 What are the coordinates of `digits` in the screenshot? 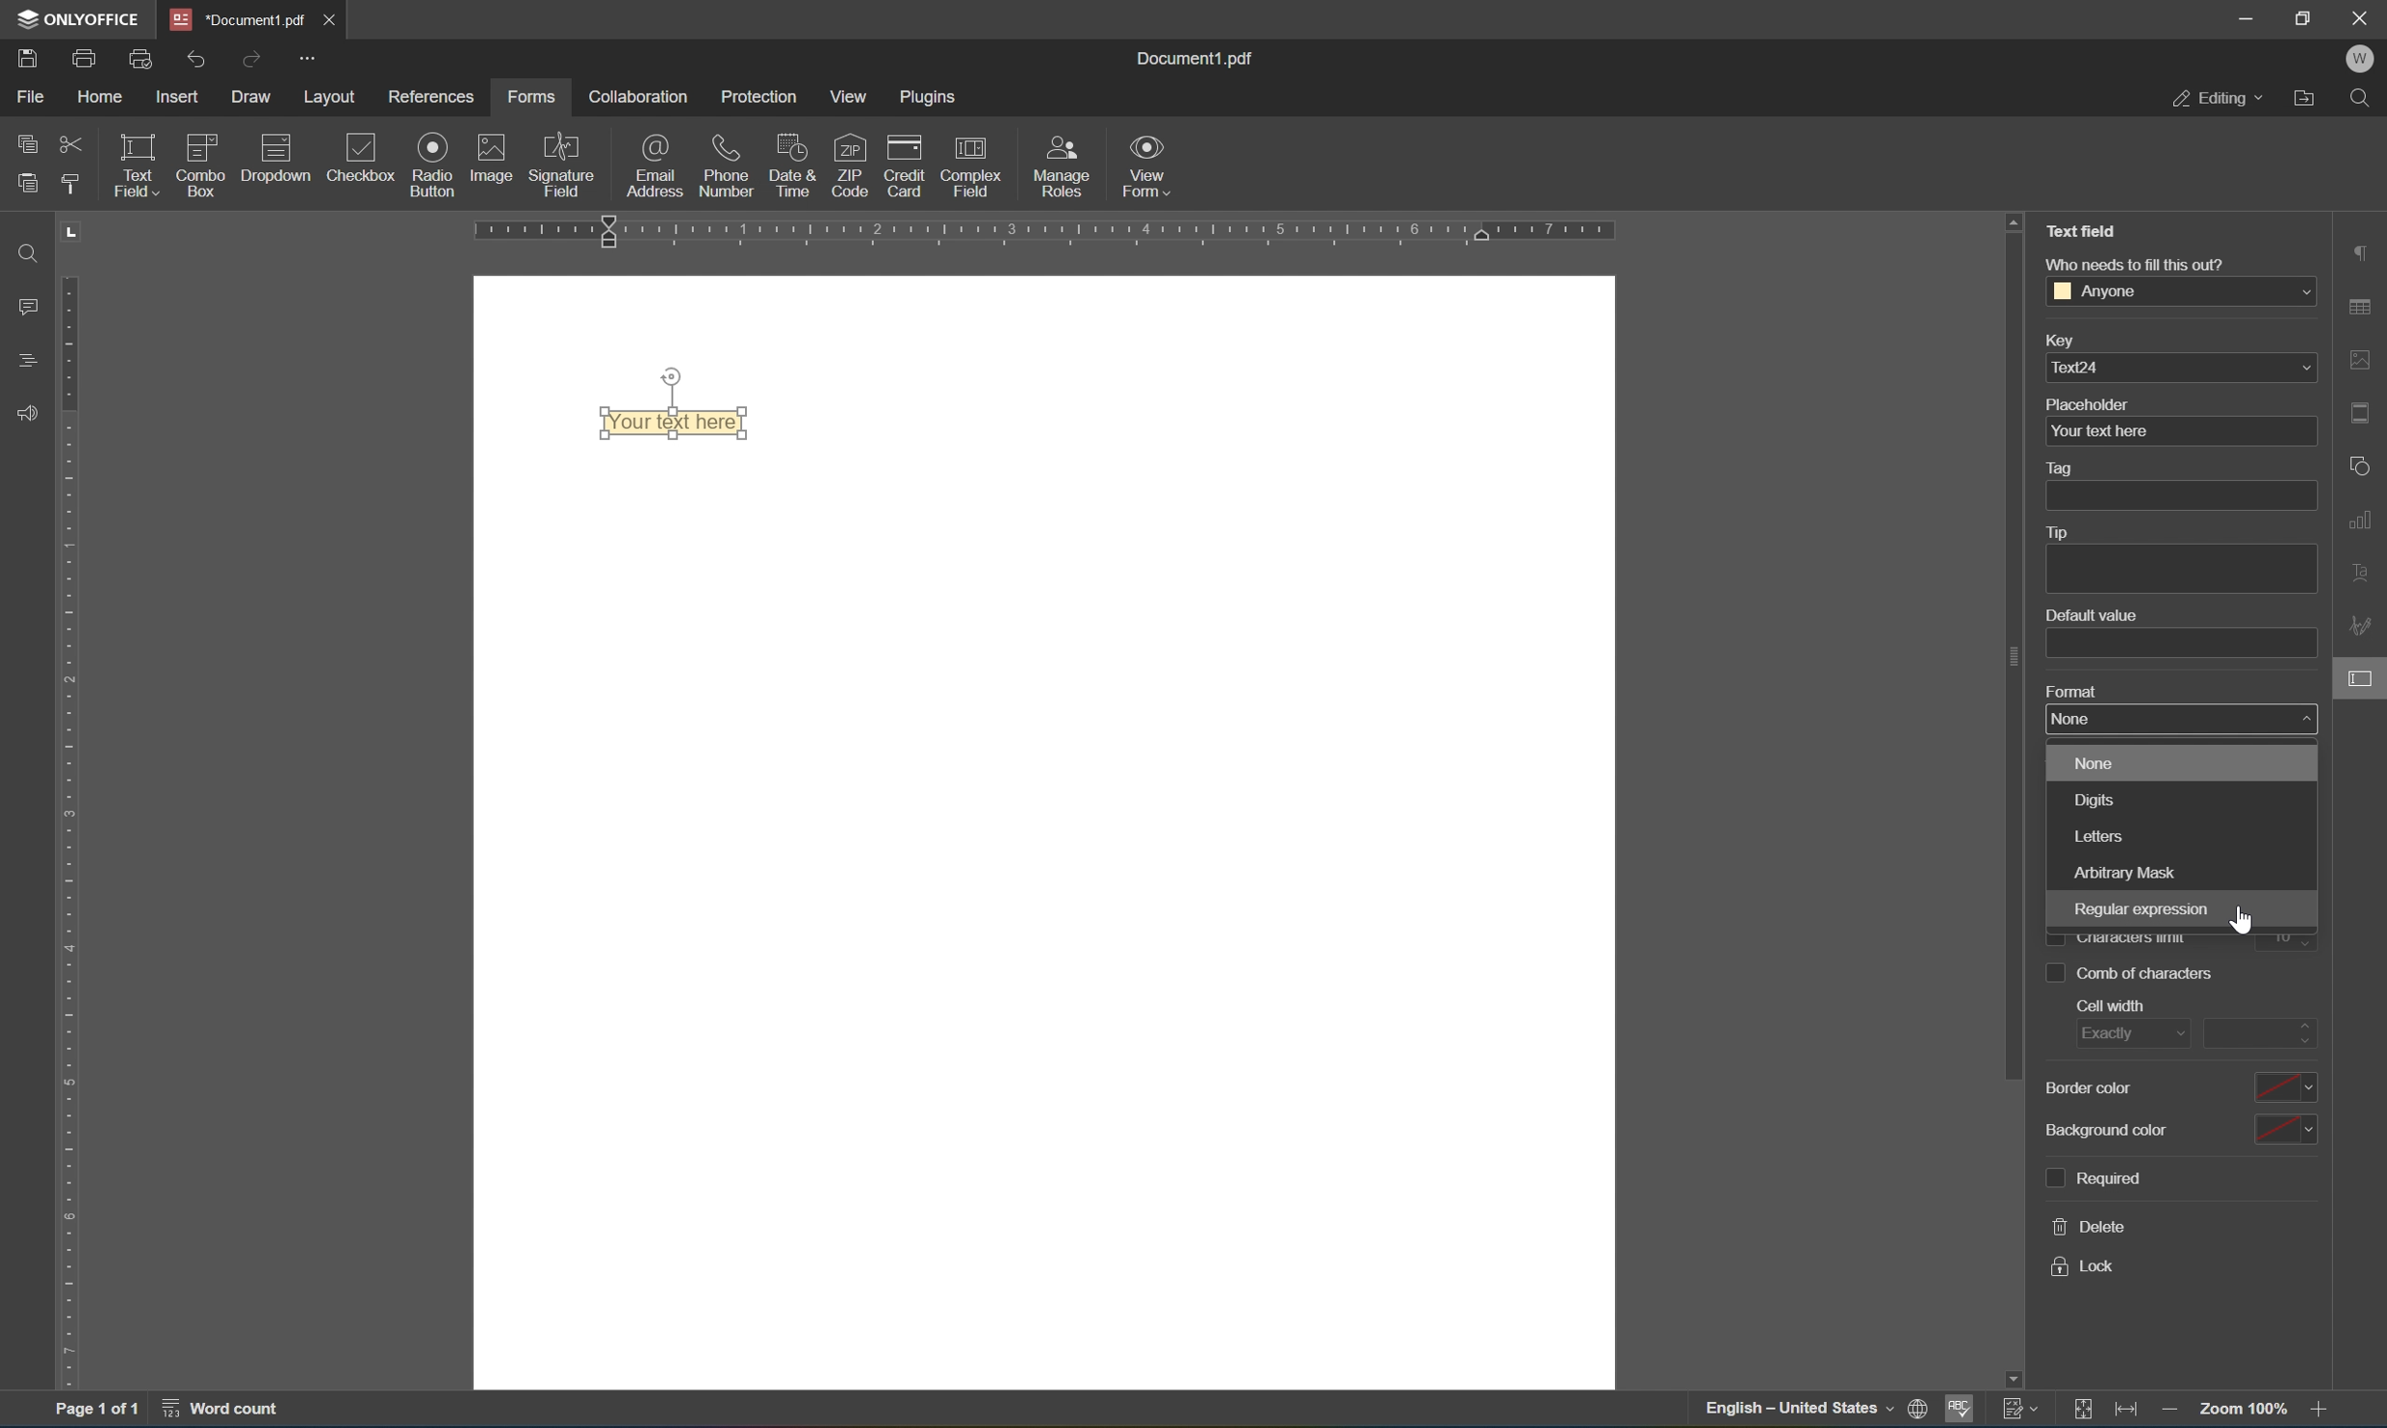 It's located at (2181, 801).